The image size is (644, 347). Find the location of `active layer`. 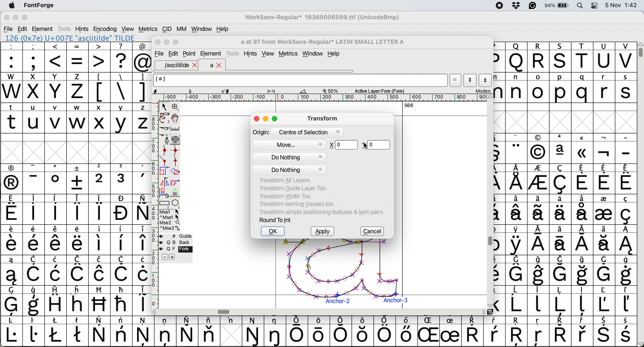

active layer is located at coordinates (378, 90).